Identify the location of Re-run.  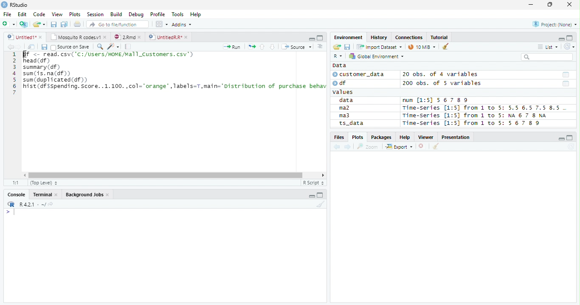
(251, 47).